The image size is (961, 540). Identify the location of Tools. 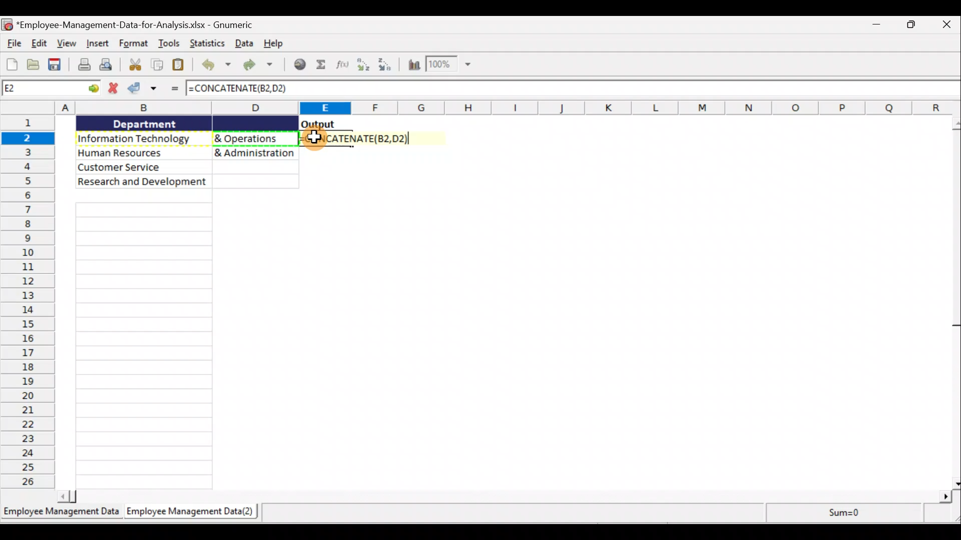
(170, 42).